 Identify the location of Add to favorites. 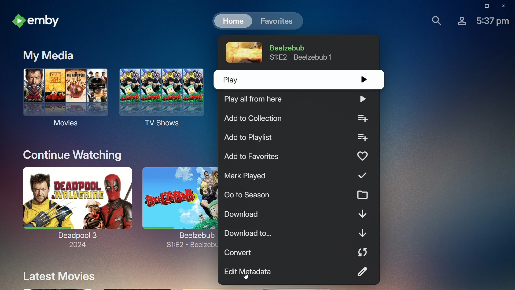
(295, 157).